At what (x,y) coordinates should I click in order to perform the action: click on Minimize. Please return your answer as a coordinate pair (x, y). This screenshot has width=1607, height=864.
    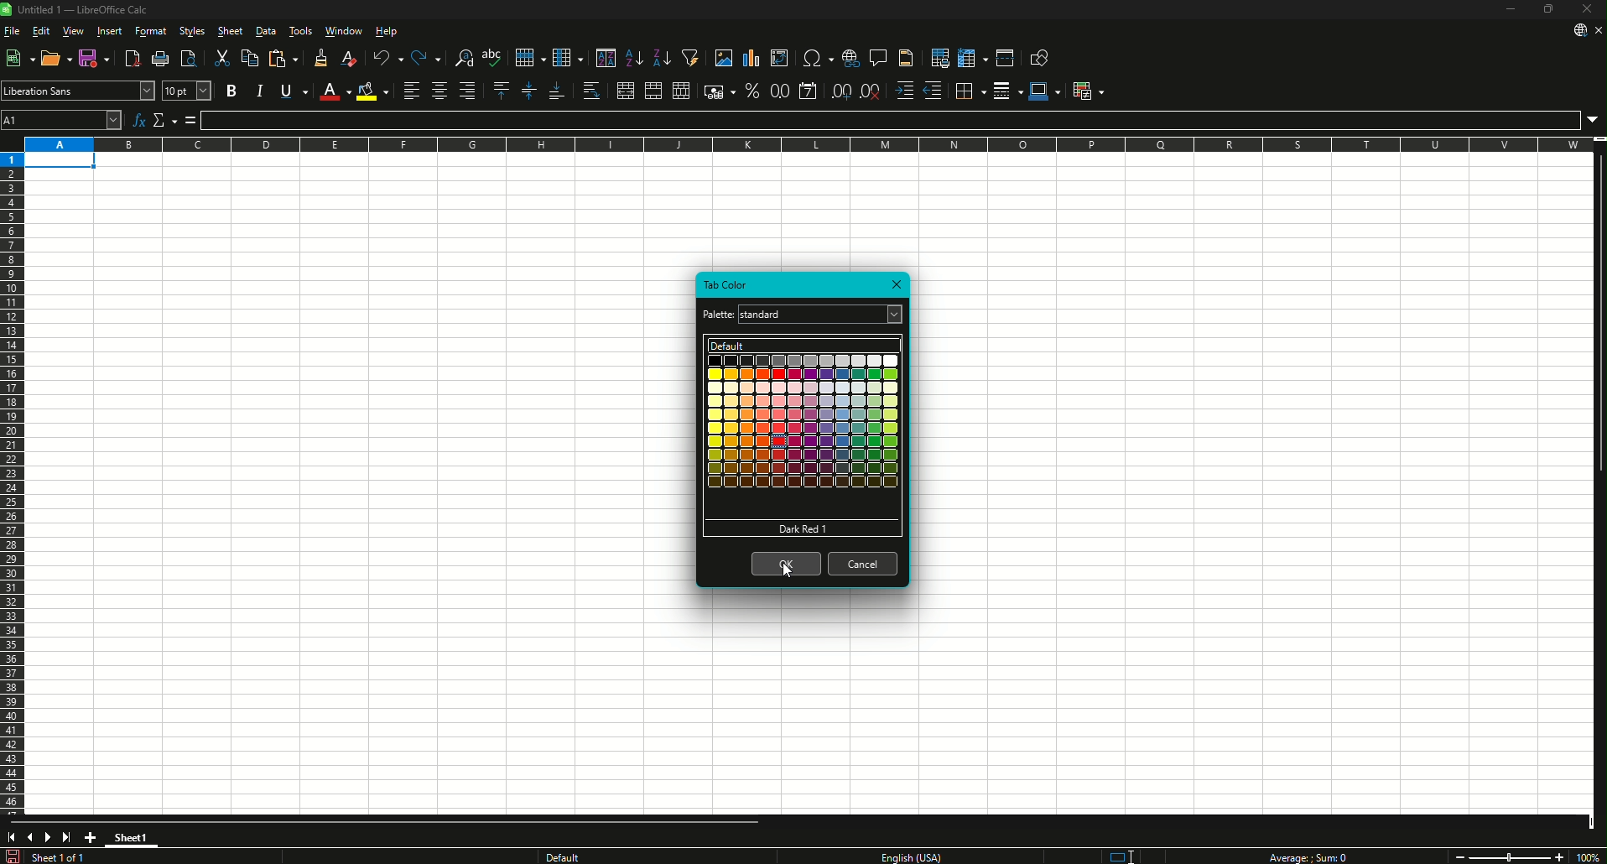
    Looking at the image, I should click on (1511, 8).